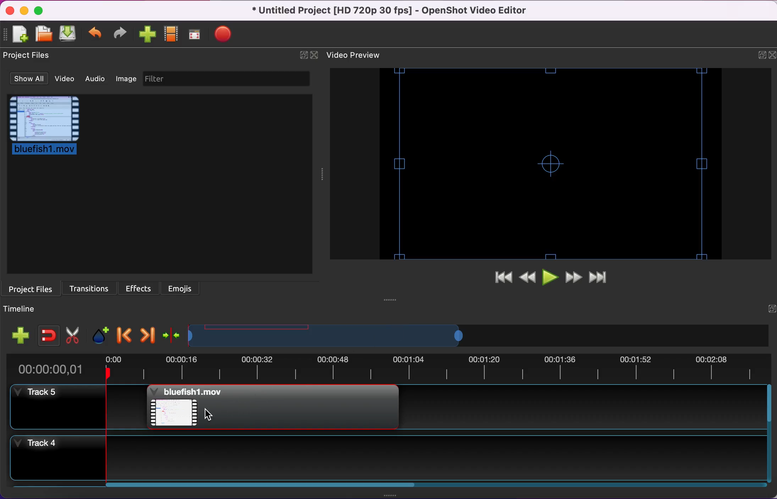  Describe the element at coordinates (24, 11) in the screenshot. I see `minimize` at that location.